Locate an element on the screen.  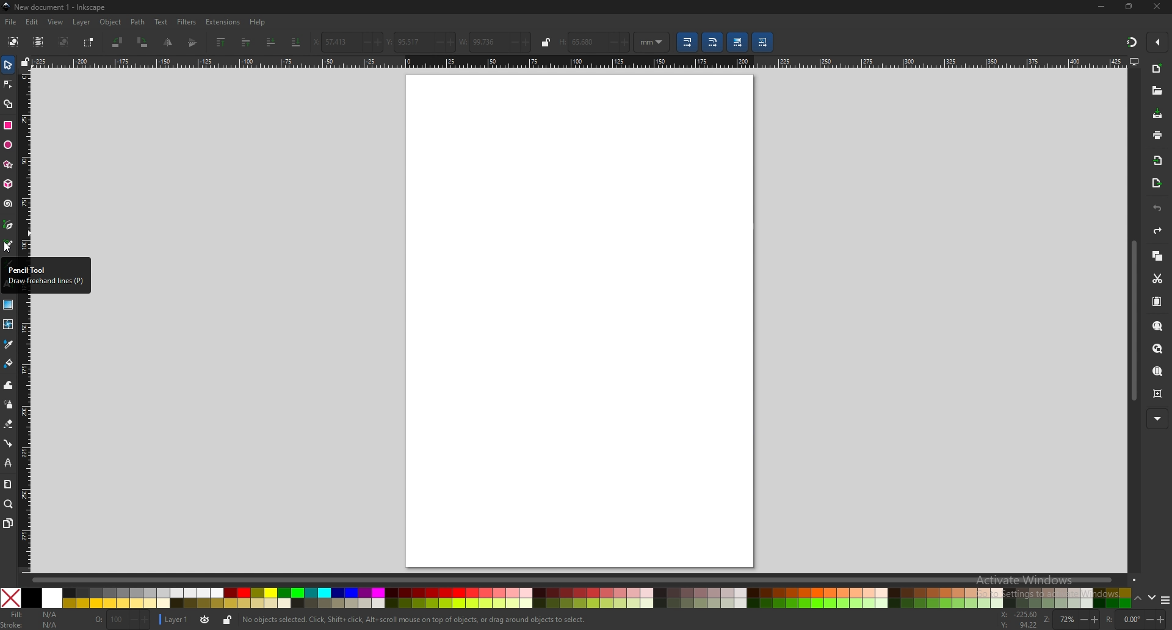
view is located at coordinates (57, 22).